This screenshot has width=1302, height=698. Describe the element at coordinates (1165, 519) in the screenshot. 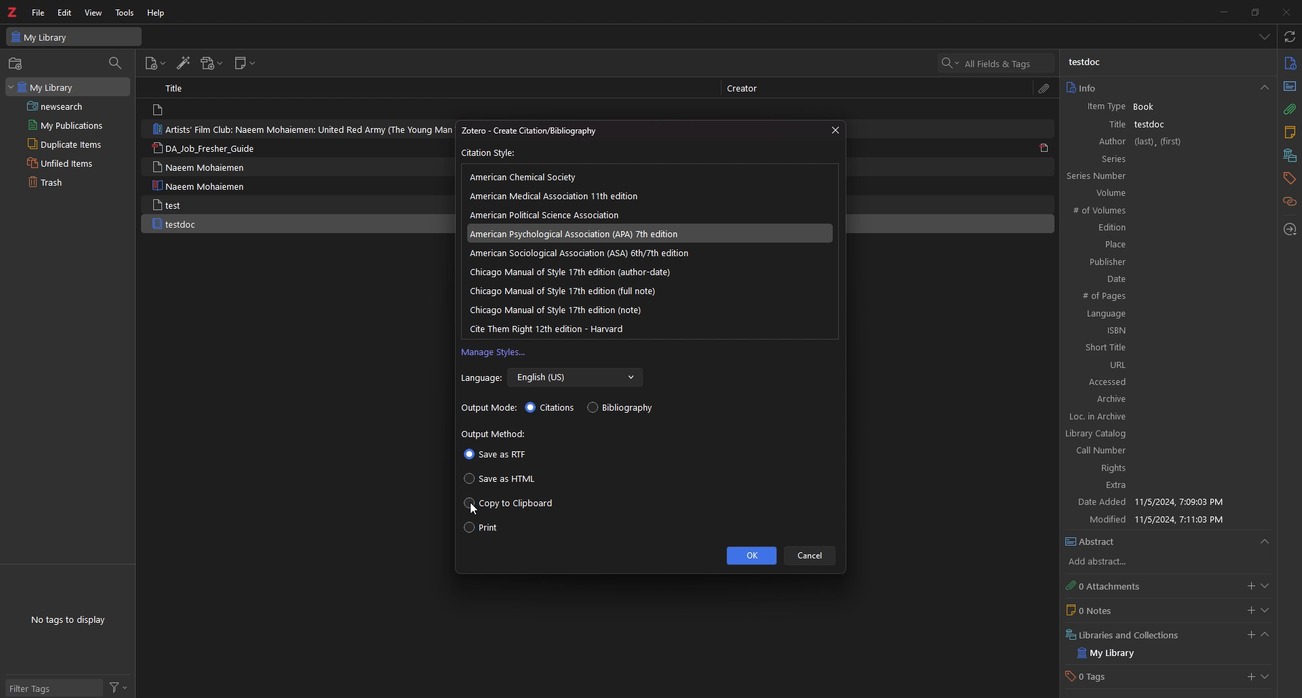

I see `Modified 11/5/2024, 7:11:03 PM` at that location.